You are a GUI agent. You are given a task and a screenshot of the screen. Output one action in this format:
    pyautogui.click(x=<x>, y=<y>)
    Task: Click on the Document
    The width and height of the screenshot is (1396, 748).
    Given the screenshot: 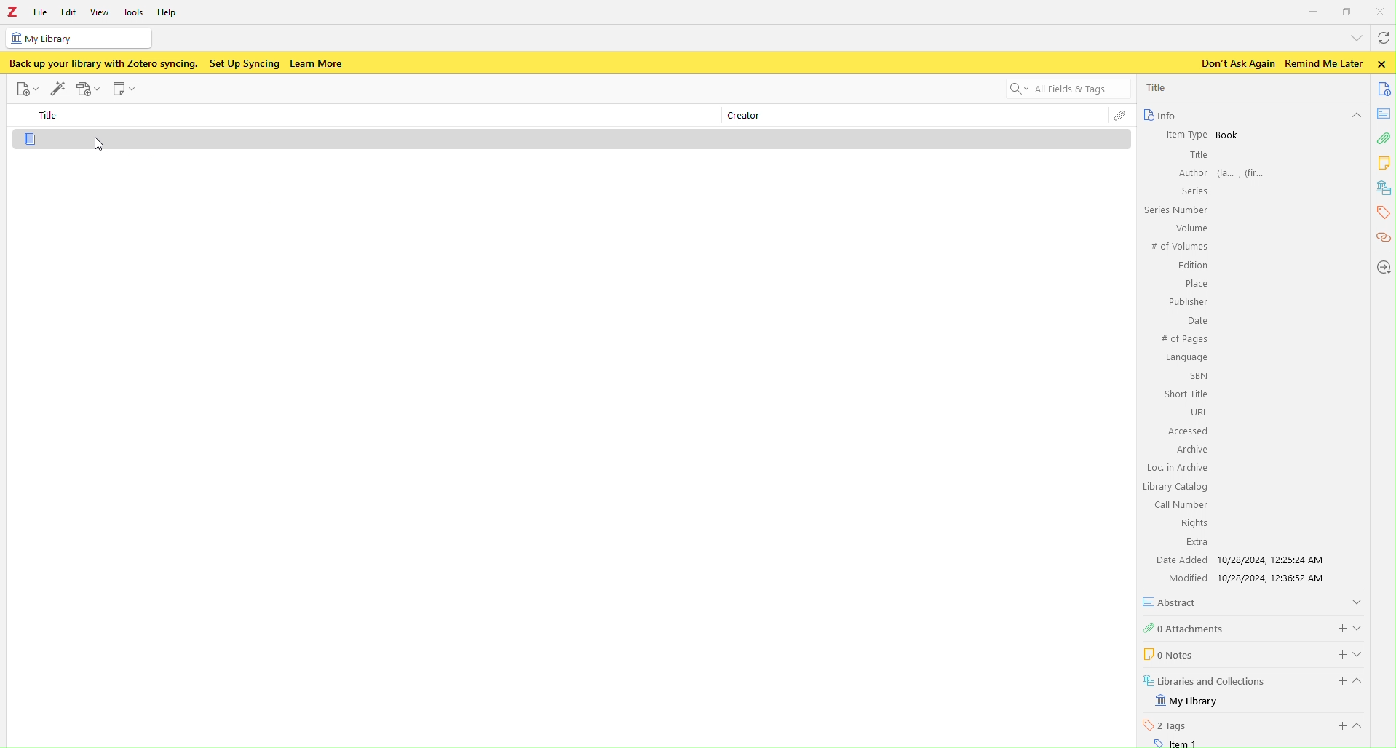 What is the action you would take?
    pyautogui.click(x=577, y=140)
    